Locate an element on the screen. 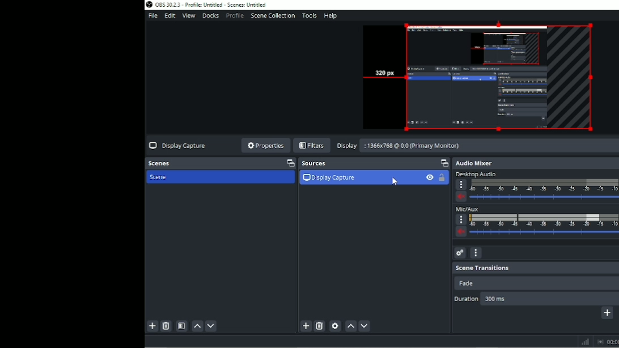 Image resolution: width=619 pixels, height=348 pixels. Move scene up is located at coordinates (197, 326).